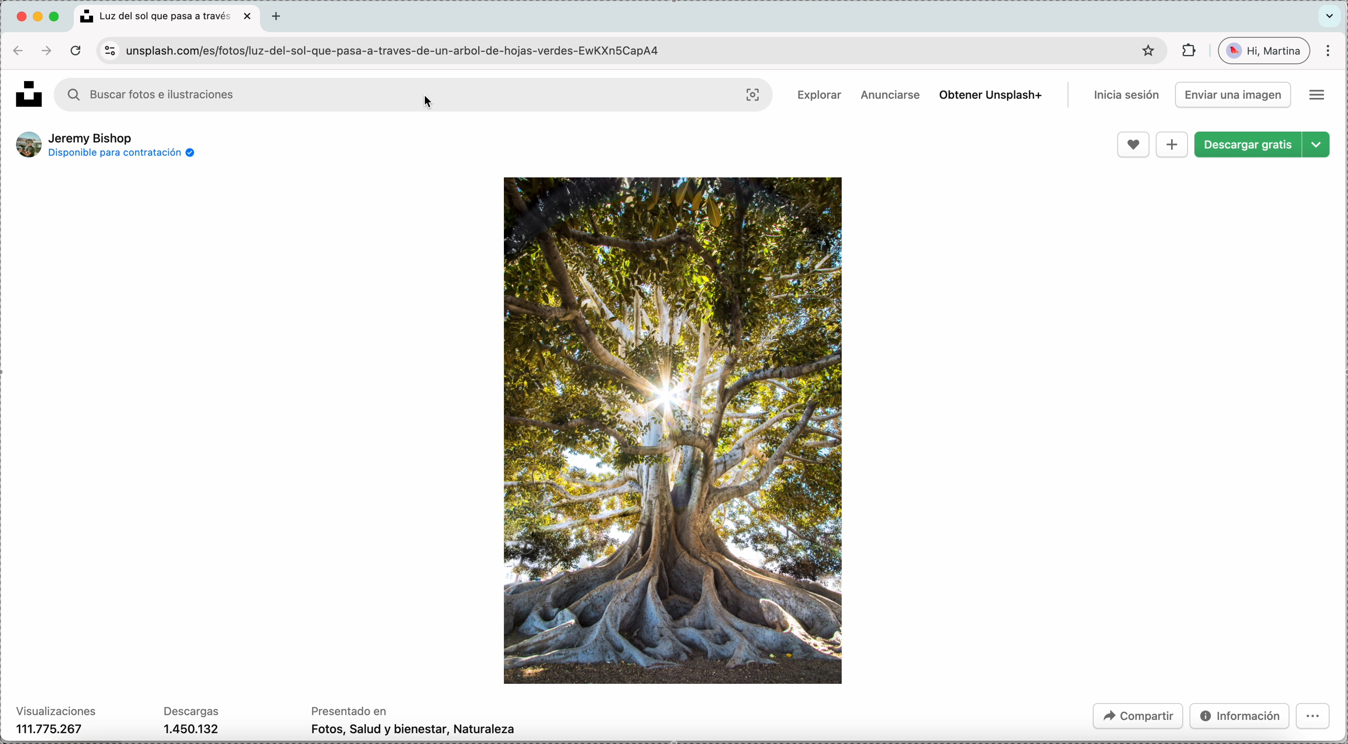 The height and width of the screenshot is (744, 1348). I want to click on screen controls, so click(108, 50).